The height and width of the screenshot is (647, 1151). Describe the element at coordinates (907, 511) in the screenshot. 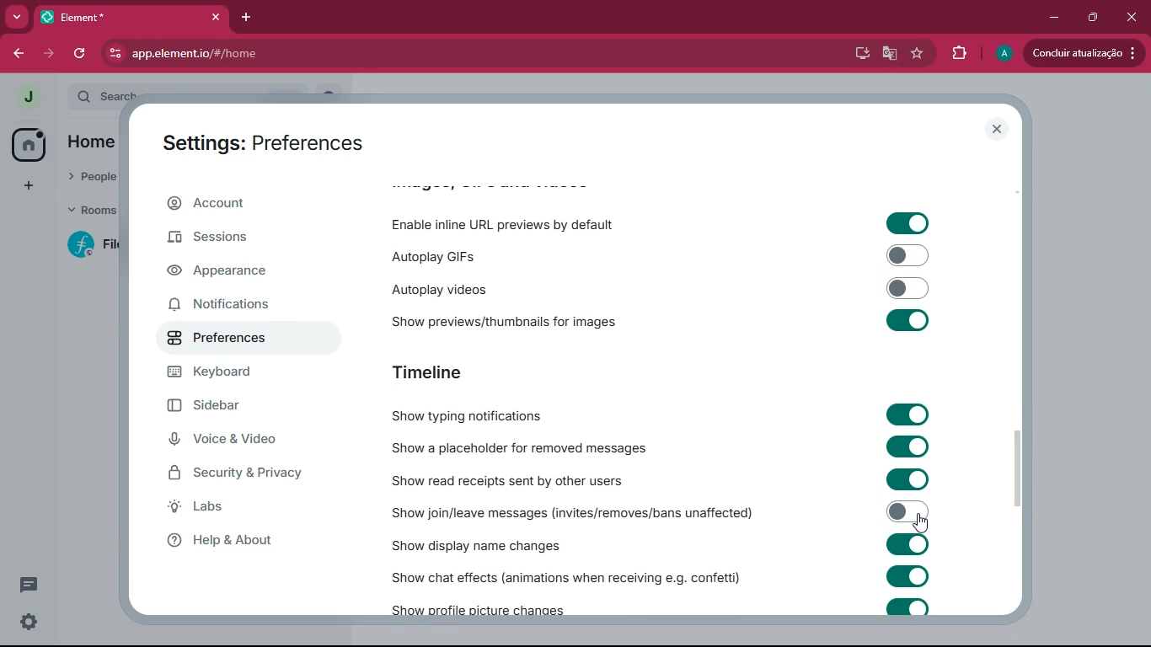

I see `toggled off` at that location.